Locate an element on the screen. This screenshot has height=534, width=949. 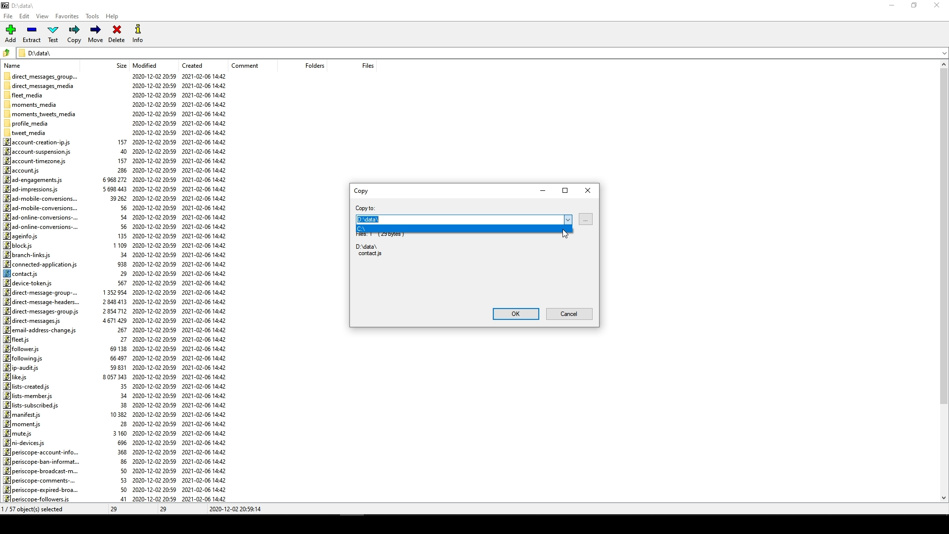
tweet_media is located at coordinates (31, 133).